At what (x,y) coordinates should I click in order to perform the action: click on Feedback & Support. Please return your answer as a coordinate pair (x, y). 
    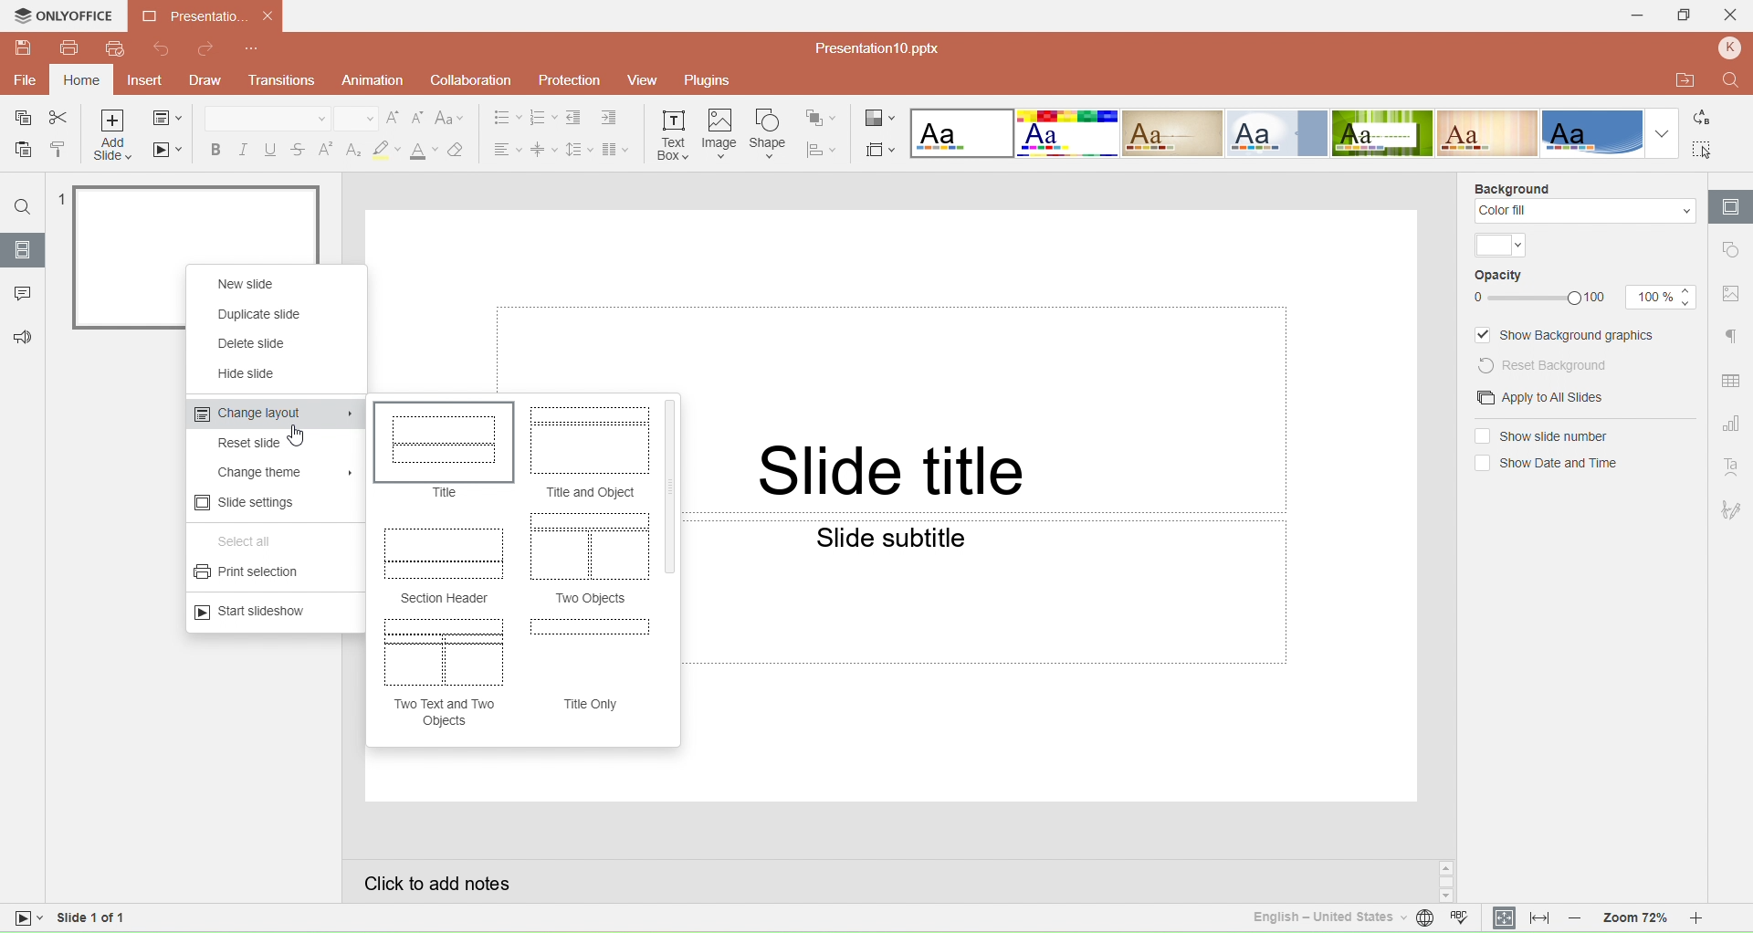
    Looking at the image, I should click on (20, 337).